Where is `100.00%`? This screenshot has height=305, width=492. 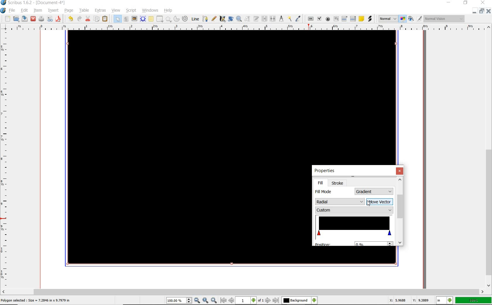 100.00% is located at coordinates (180, 301).